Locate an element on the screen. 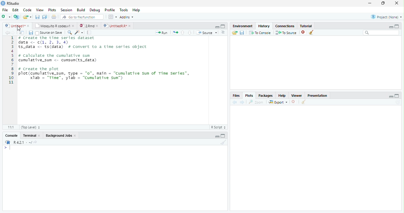  New file is located at coordinates (6, 17).